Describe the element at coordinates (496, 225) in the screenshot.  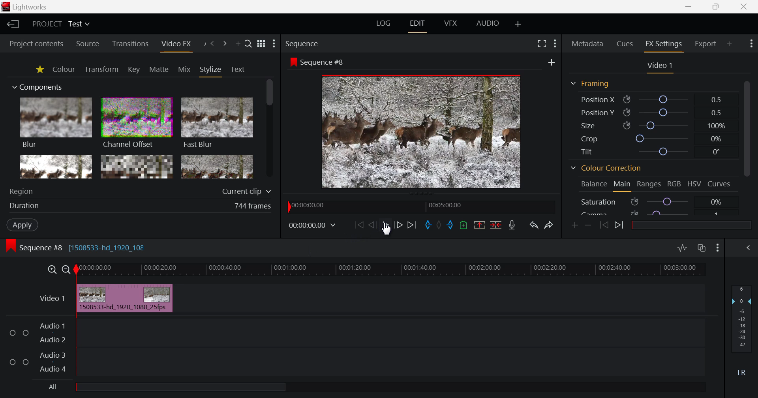
I see `Delete/Cut` at that location.